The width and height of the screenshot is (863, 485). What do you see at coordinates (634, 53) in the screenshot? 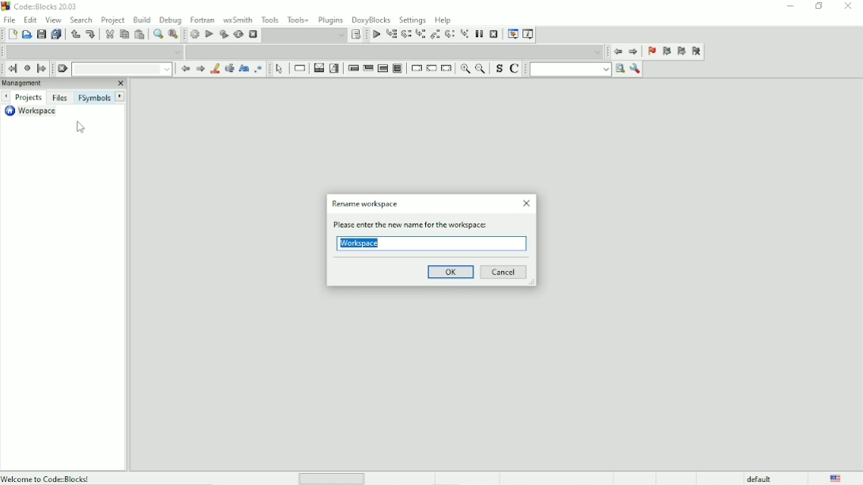
I see `Jump forward` at bounding box center [634, 53].